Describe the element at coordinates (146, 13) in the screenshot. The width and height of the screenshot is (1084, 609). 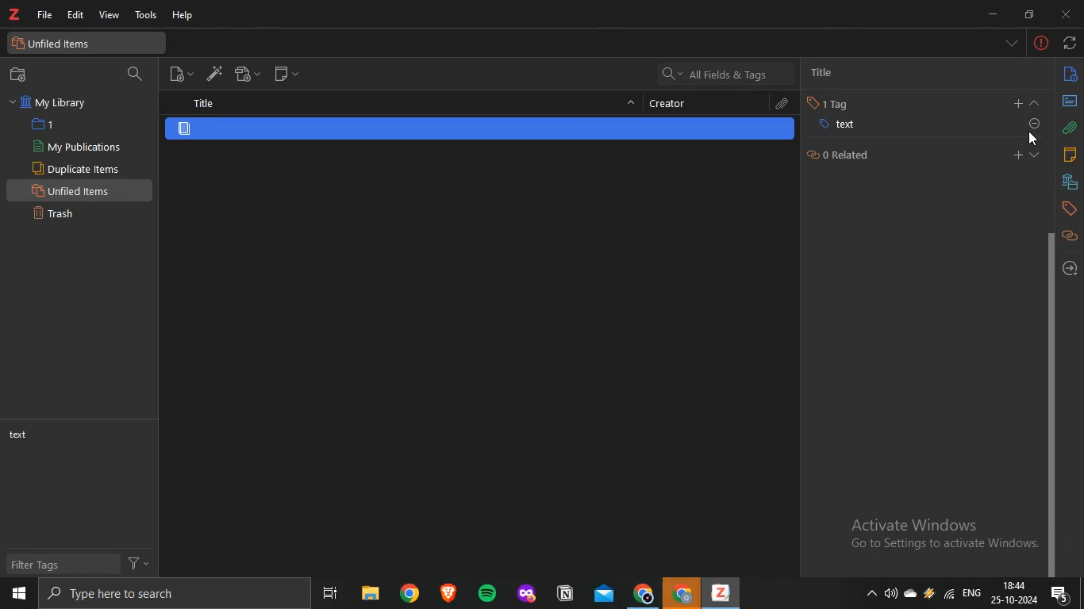
I see `tools` at that location.